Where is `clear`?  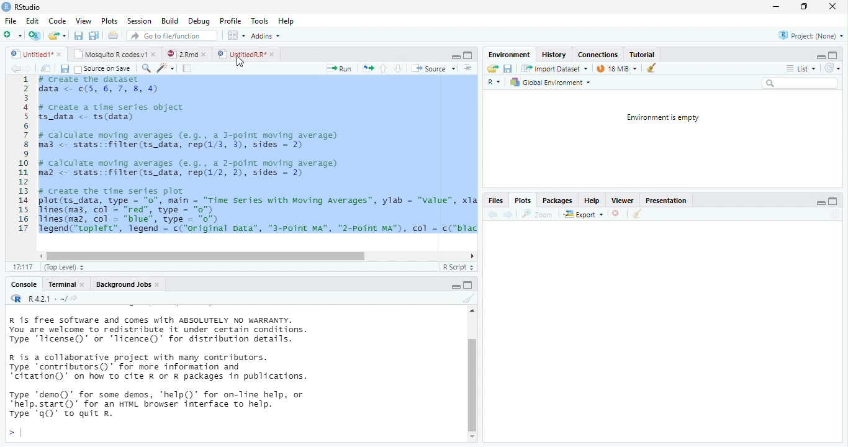 clear is located at coordinates (467, 299).